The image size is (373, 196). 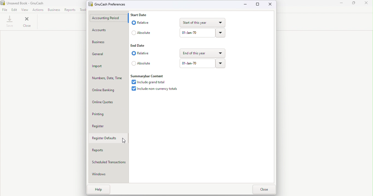 What do you see at coordinates (108, 78) in the screenshot?
I see `Numbers, Date, Time` at bounding box center [108, 78].